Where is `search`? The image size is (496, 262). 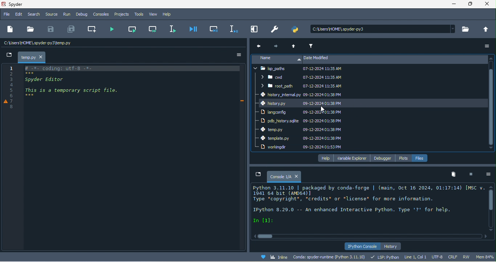 search is located at coordinates (33, 14).